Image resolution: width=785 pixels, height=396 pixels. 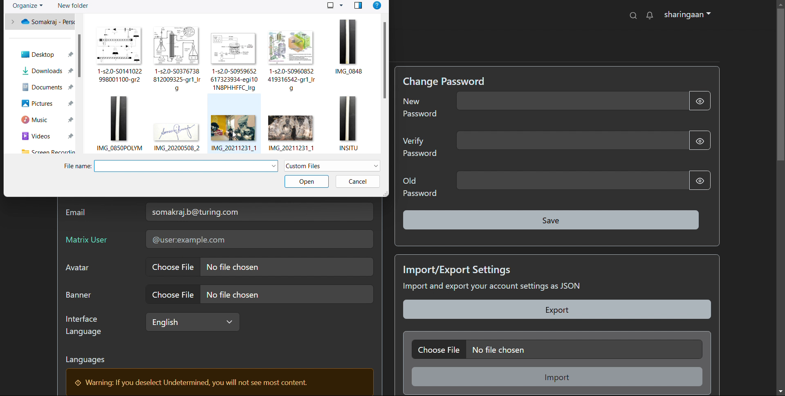 What do you see at coordinates (348, 124) in the screenshot?
I see `image 10` at bounding box center [348, 124].